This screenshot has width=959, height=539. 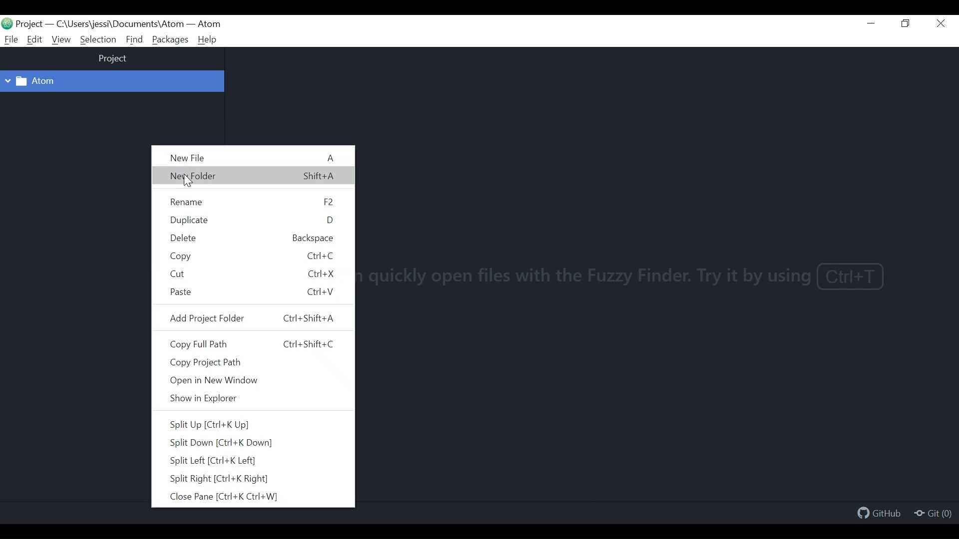 What do you see at coordinates (30, 24) in the screenshot?
I see `Projects` at bounding box center [30, 24].